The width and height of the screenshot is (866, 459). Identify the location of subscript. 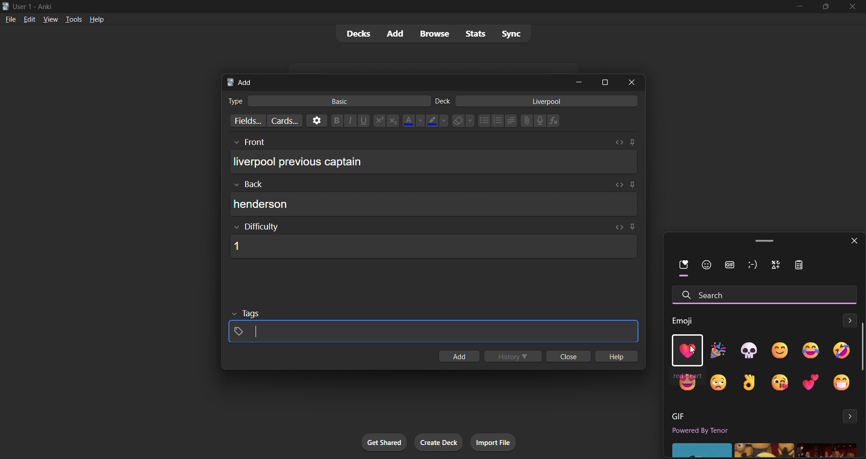
(392, 120).